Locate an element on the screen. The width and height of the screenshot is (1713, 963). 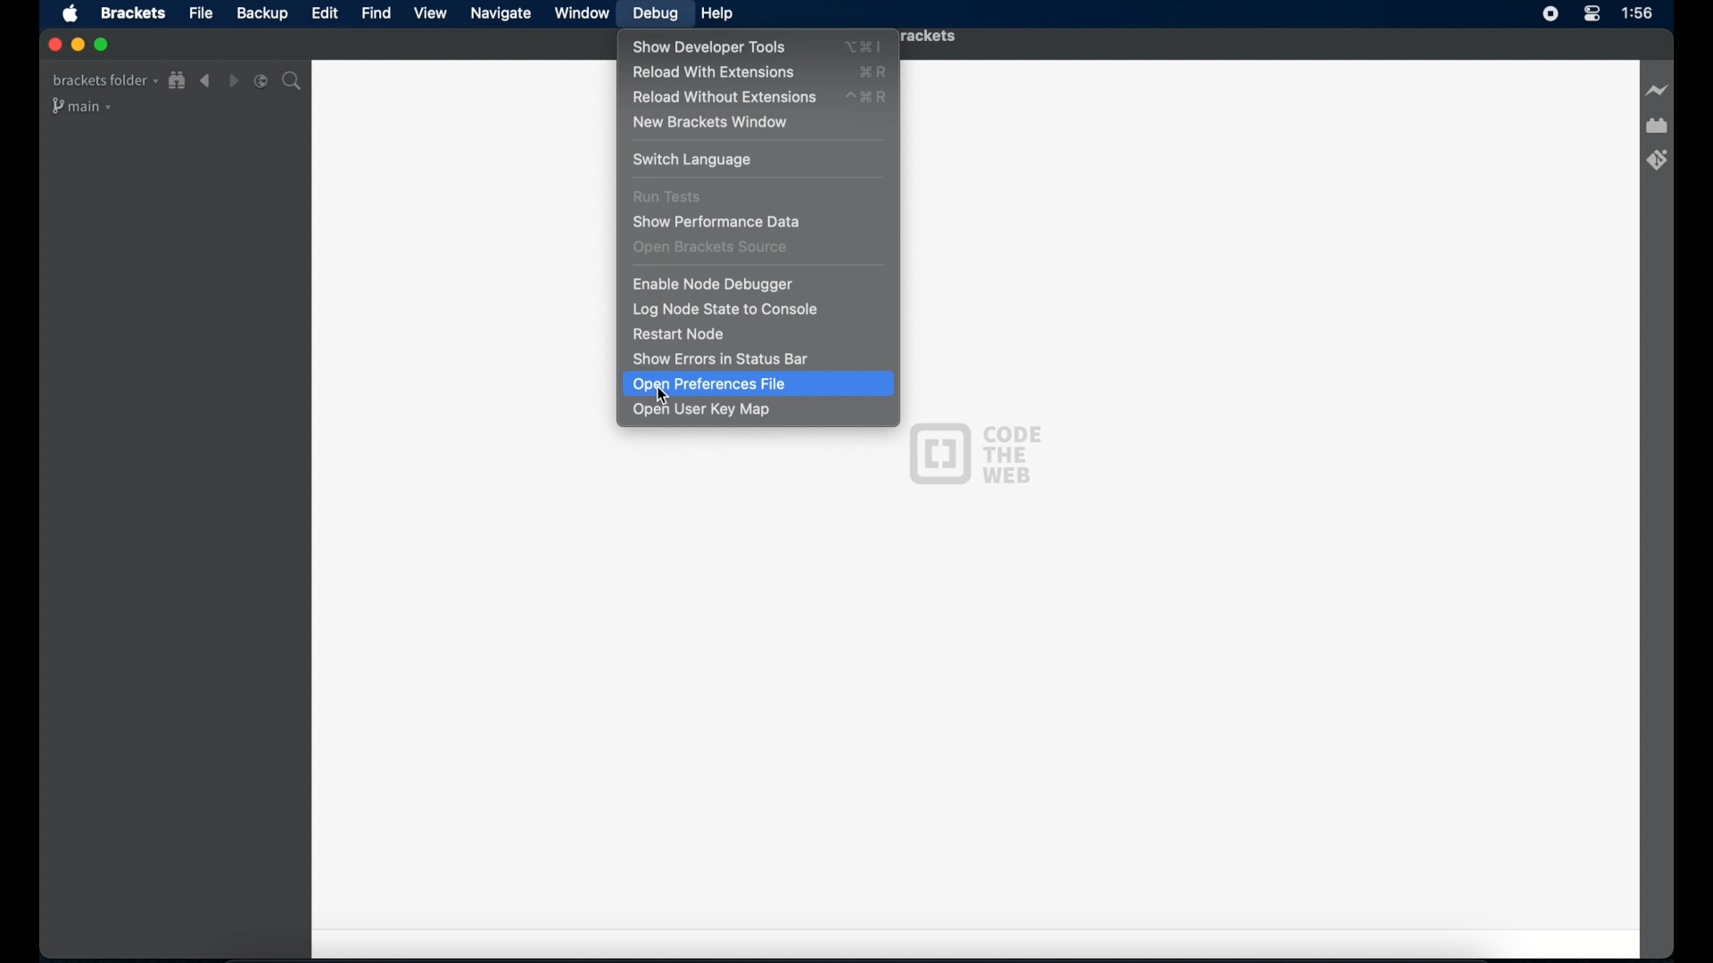
show file in tree is located at coordinates (178, 81).